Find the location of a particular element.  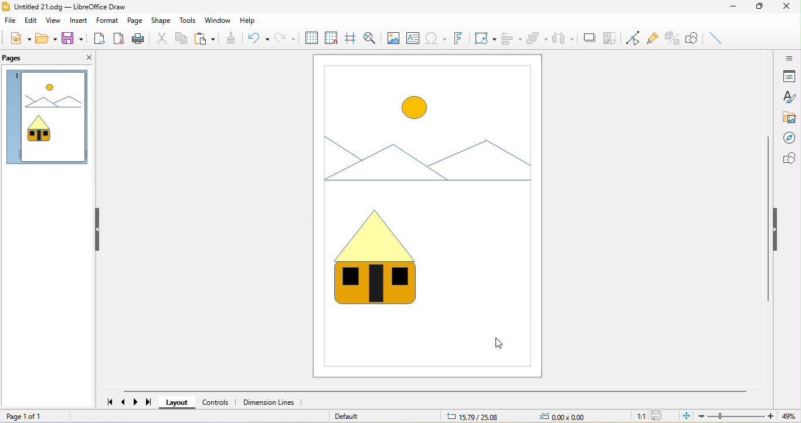

zoom is located at coordinates (750, 416).